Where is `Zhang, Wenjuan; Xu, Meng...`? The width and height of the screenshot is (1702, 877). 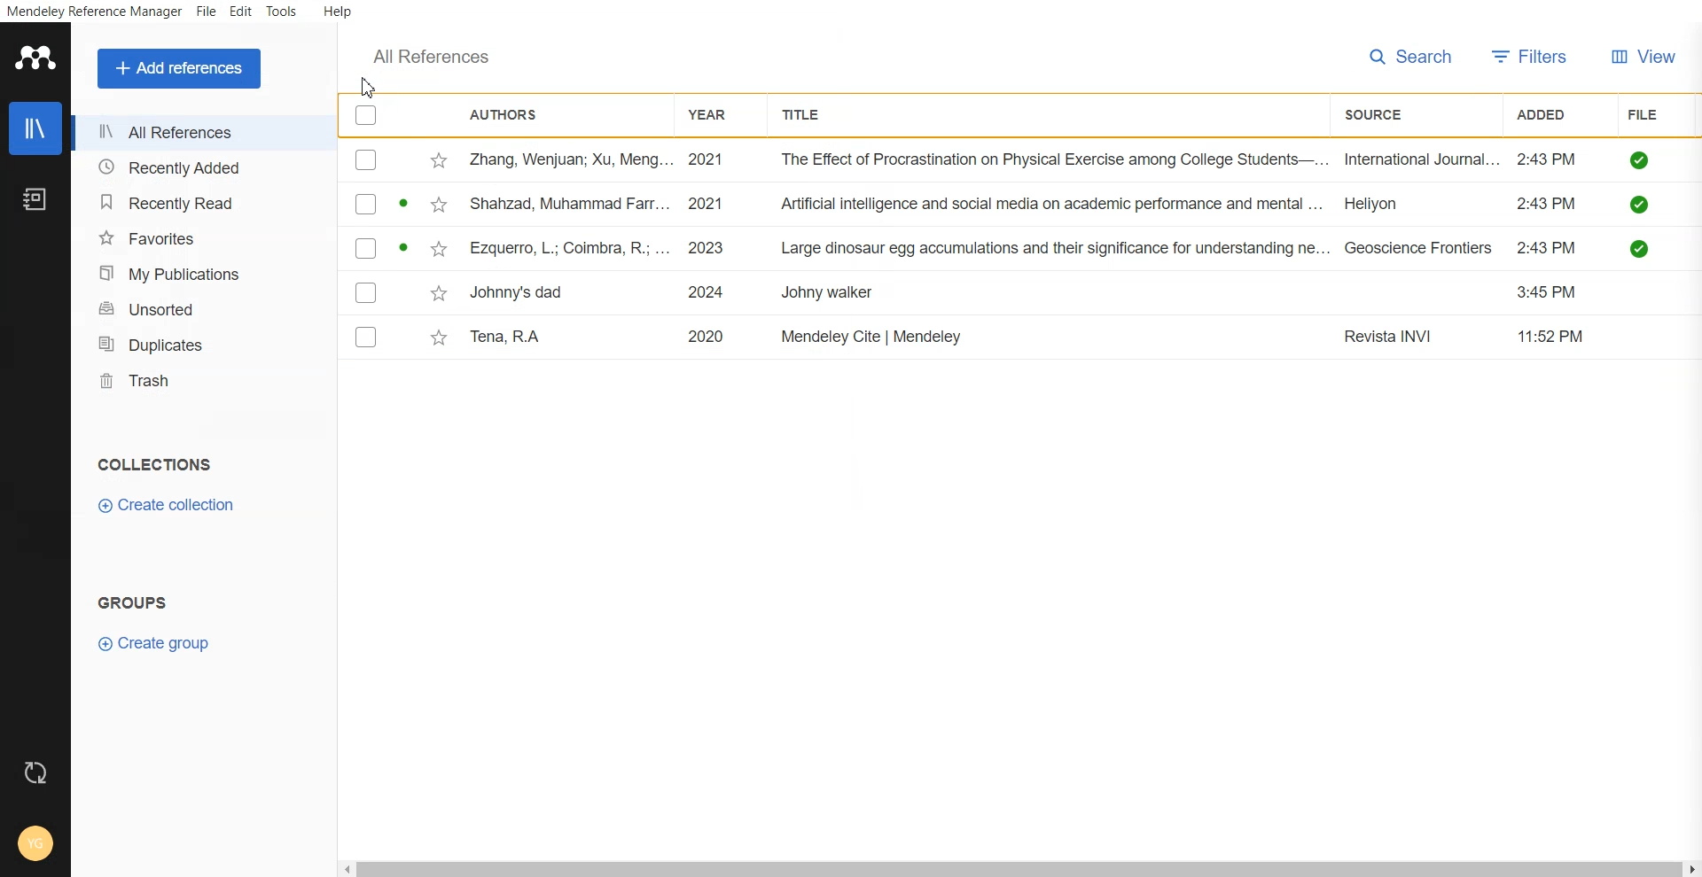
Zhang, Wenjuan; Xu, Meng... is located at coordinates (569, 160).